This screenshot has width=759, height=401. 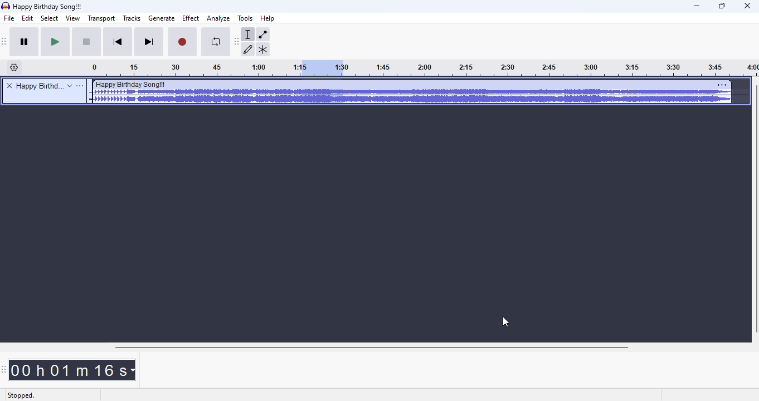 I want to click on settings, so click(x=722, y=85).